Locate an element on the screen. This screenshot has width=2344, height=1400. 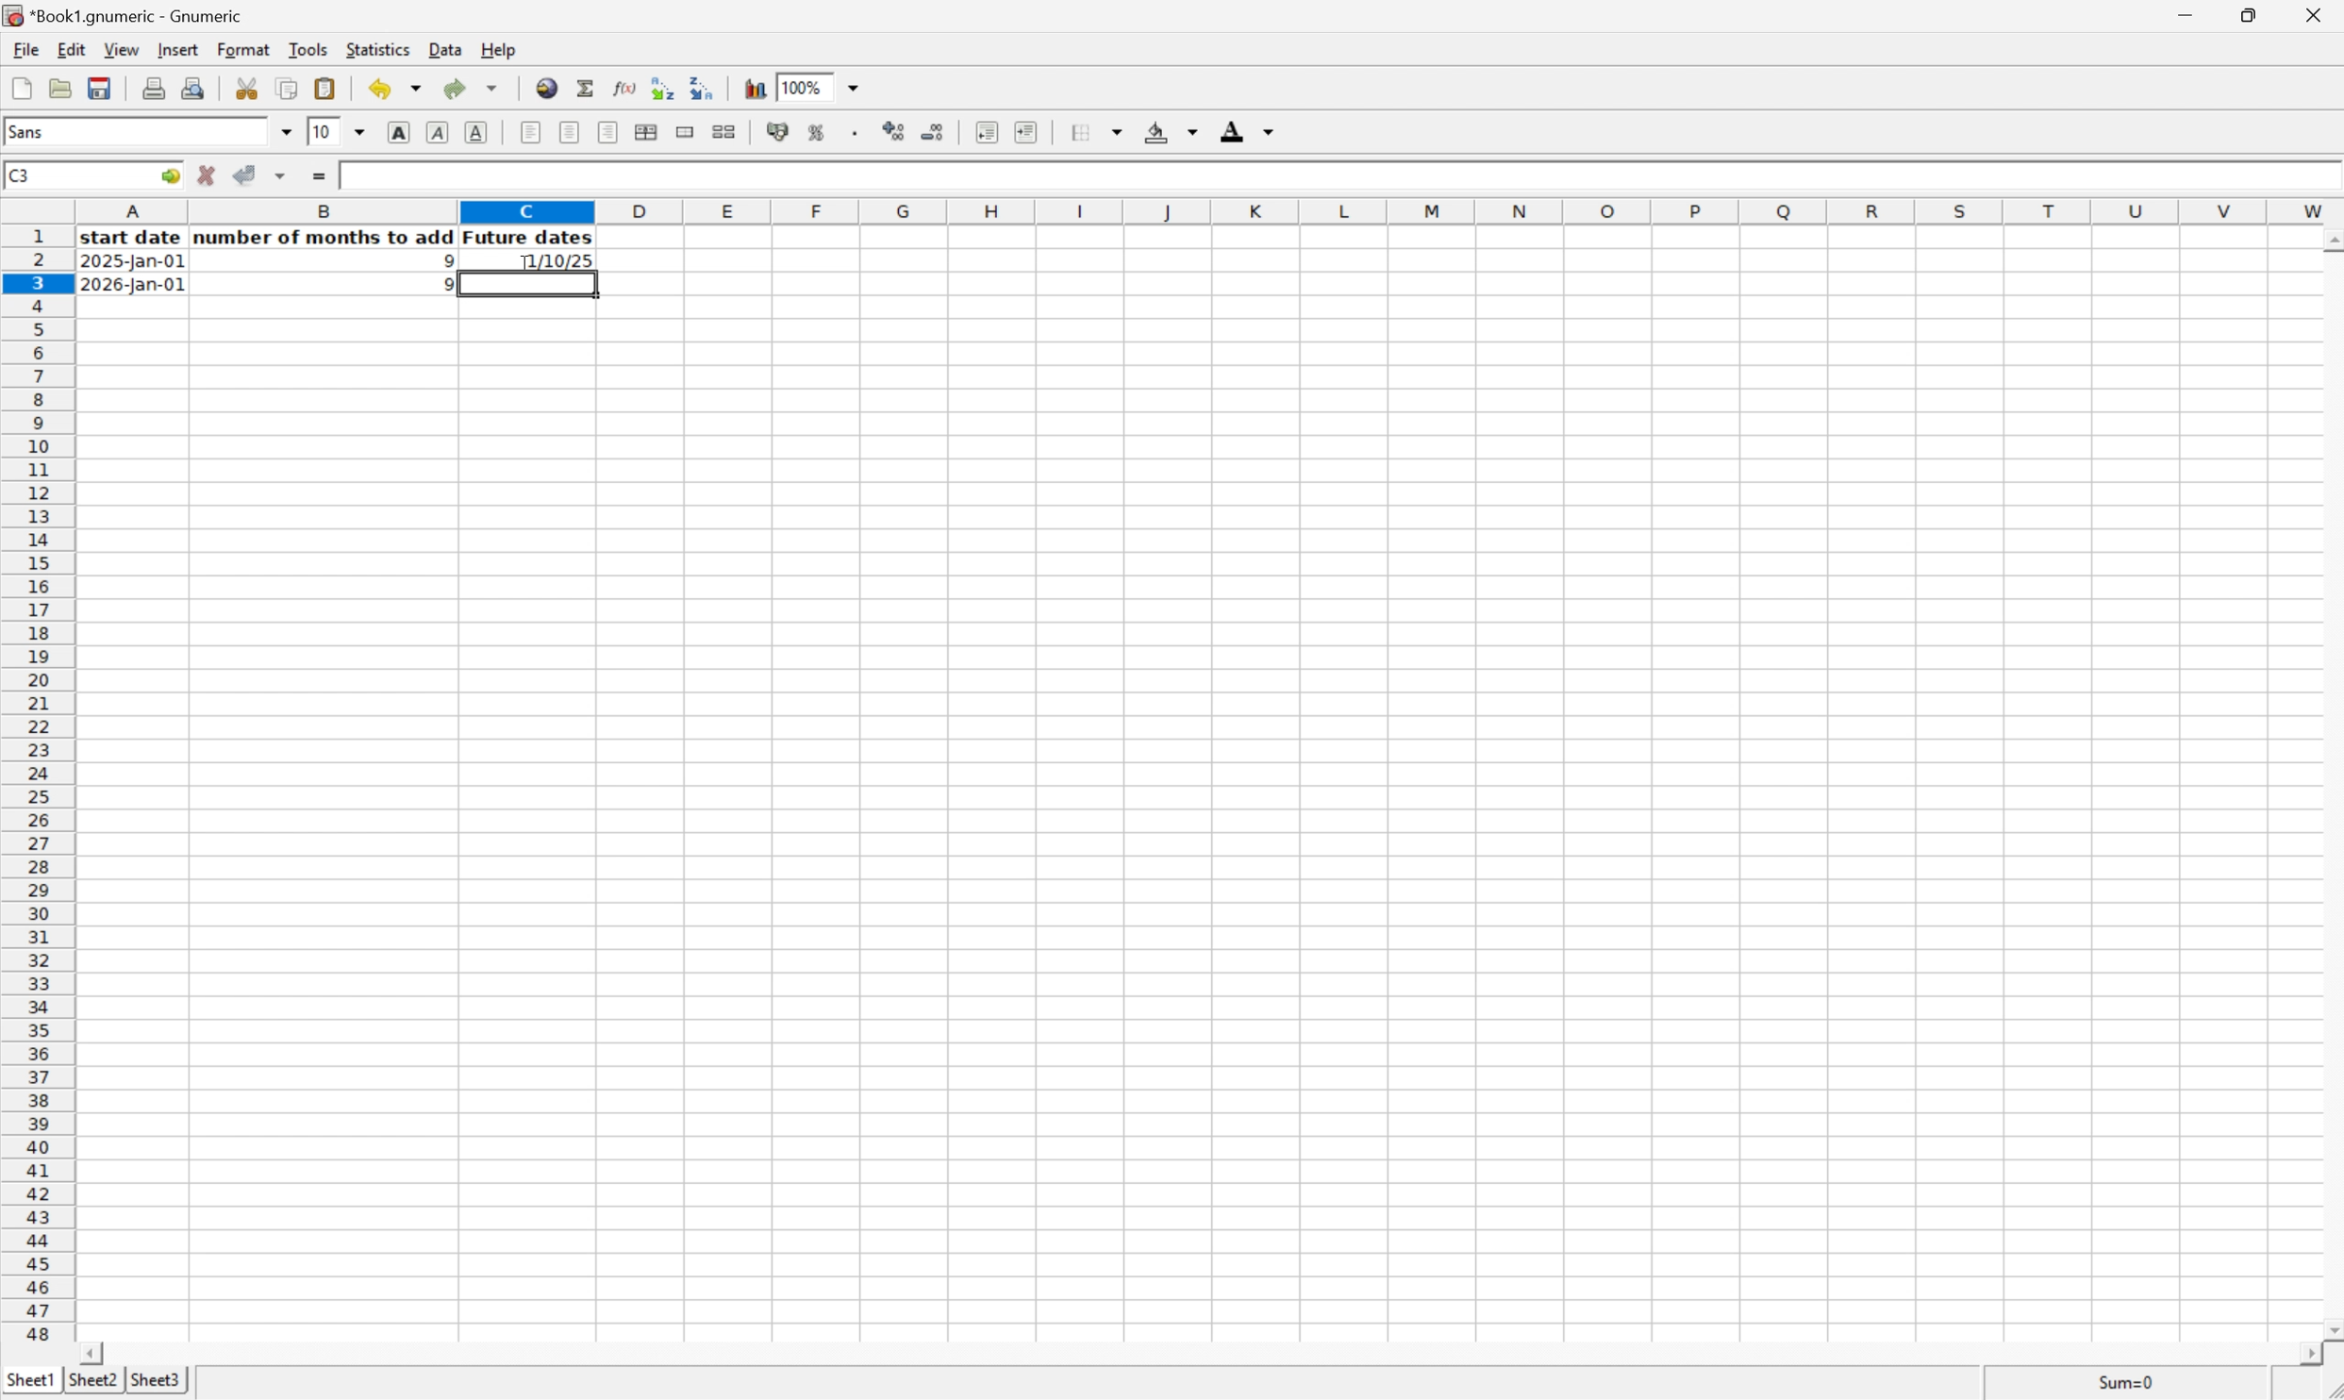
Scroll Up is located at coordinates (2329, 238).